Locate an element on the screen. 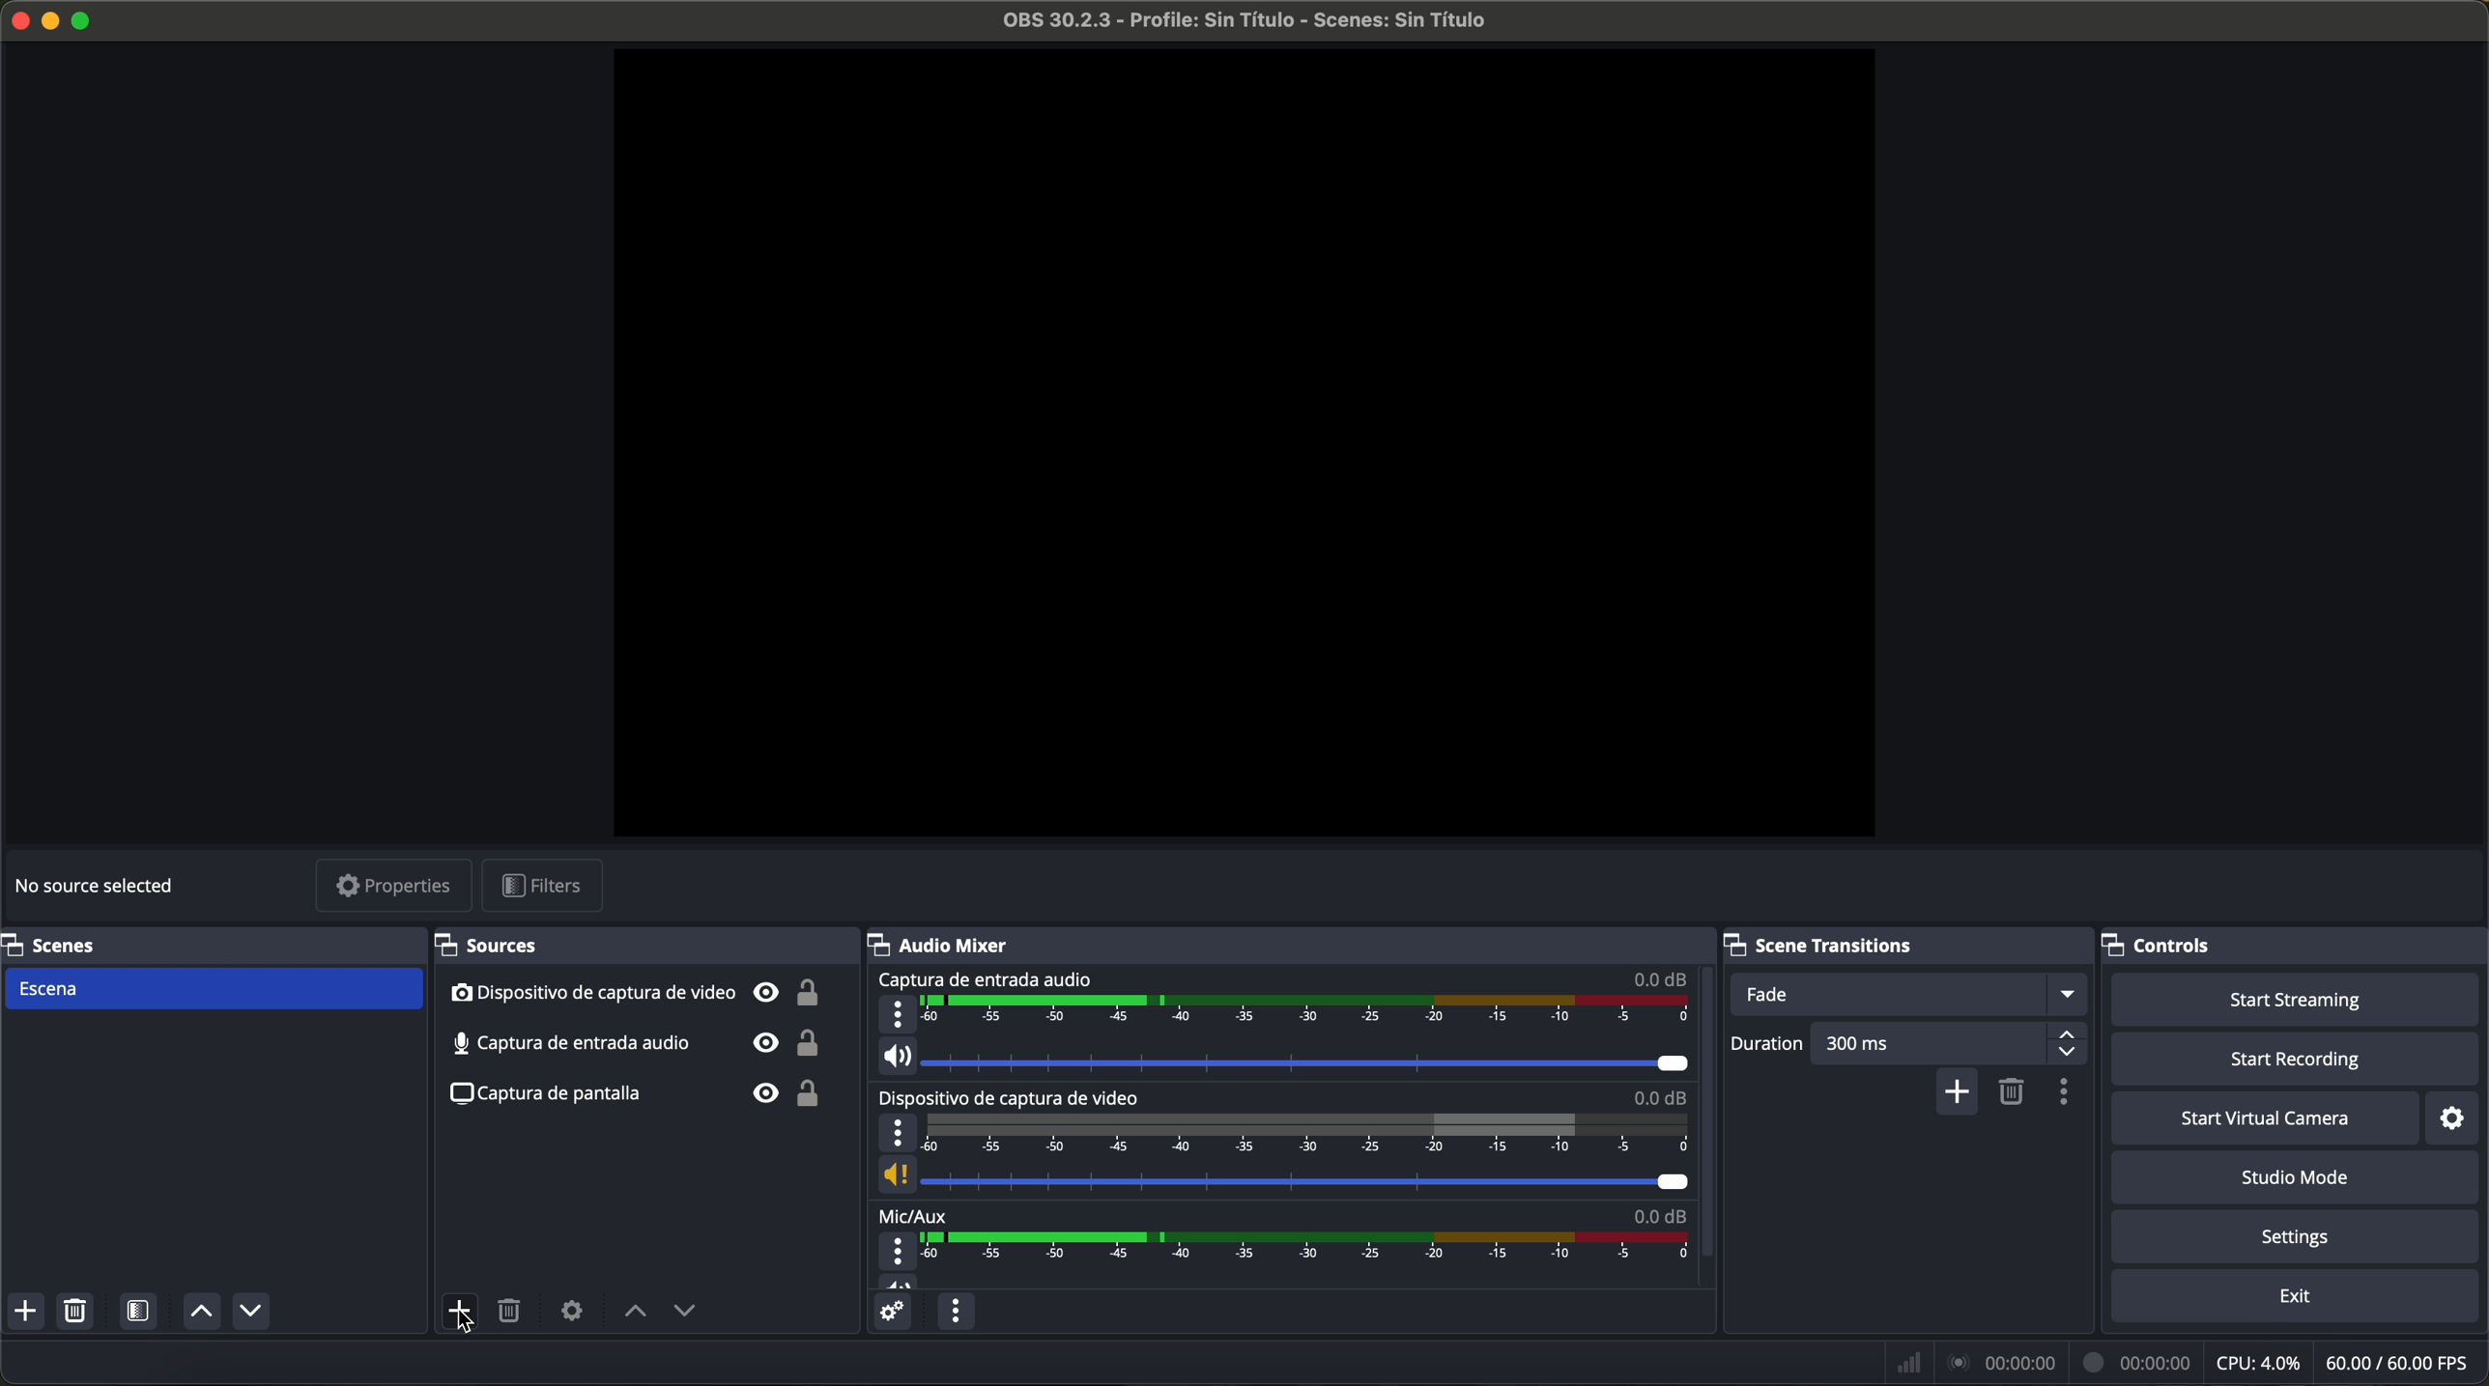  workspace is located at coordinates (1244, 439).